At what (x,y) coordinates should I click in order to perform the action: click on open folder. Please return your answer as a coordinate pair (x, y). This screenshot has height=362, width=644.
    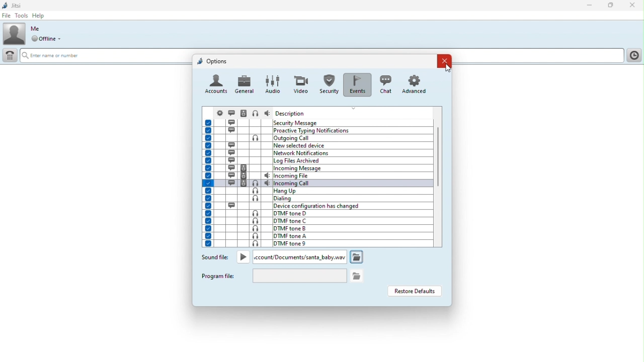
    Looking at the image, I should click on (357, 257).